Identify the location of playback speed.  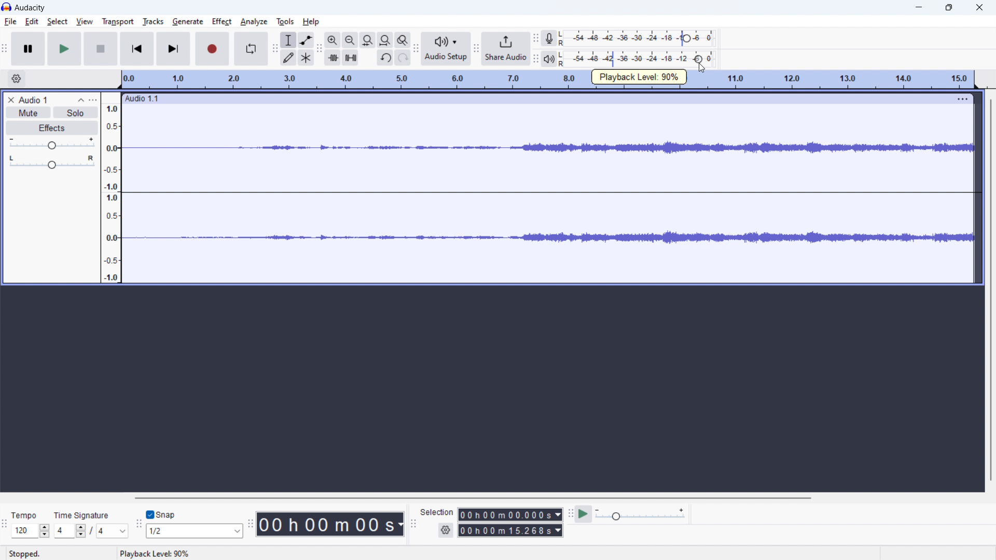
(640, 514).